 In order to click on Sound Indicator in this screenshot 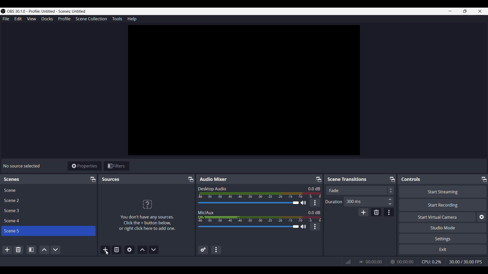, I will do `click(259, 219)`.